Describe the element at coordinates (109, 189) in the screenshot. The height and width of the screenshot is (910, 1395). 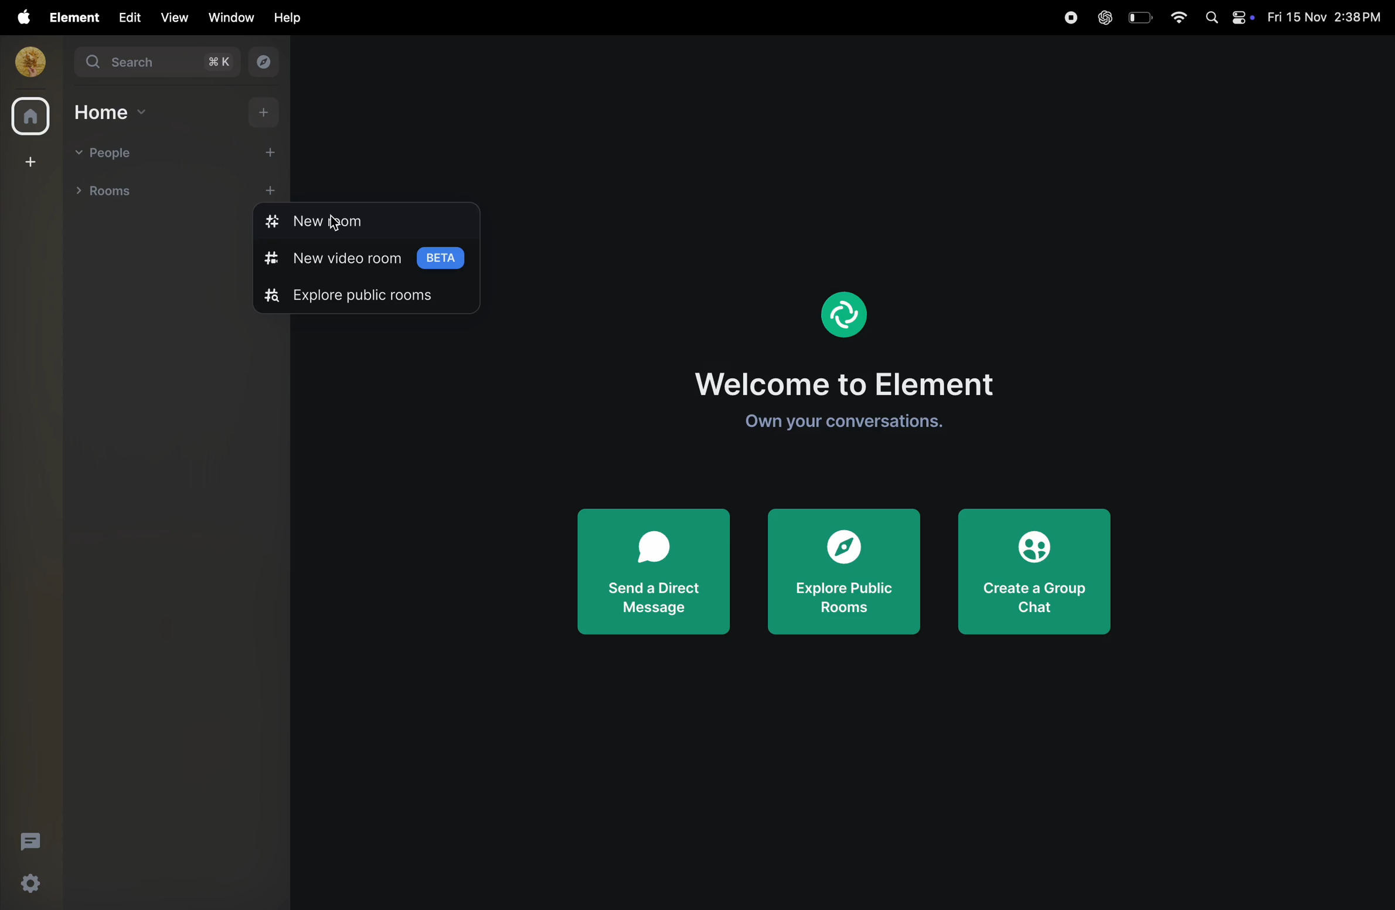
I see `rooms` at that location.